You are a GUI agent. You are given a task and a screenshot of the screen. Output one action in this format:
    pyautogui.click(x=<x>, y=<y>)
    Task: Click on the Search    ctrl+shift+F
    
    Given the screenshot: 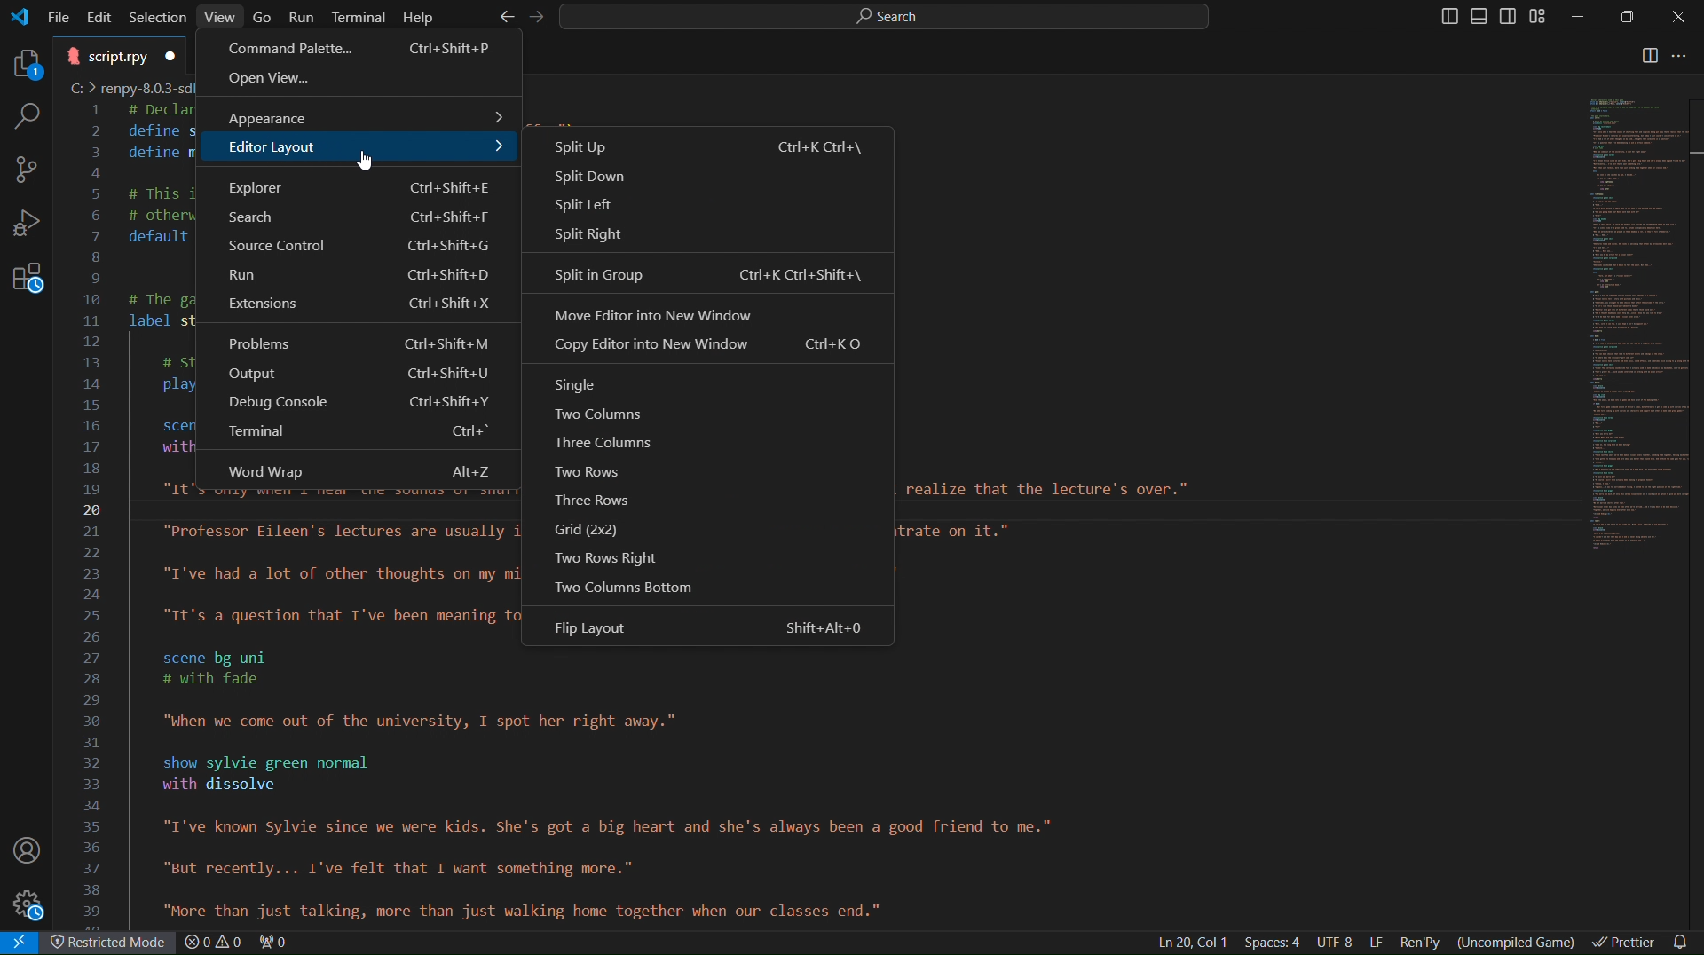 What is the action you would take?
    pyautogui.click(x=354, y=218)
    